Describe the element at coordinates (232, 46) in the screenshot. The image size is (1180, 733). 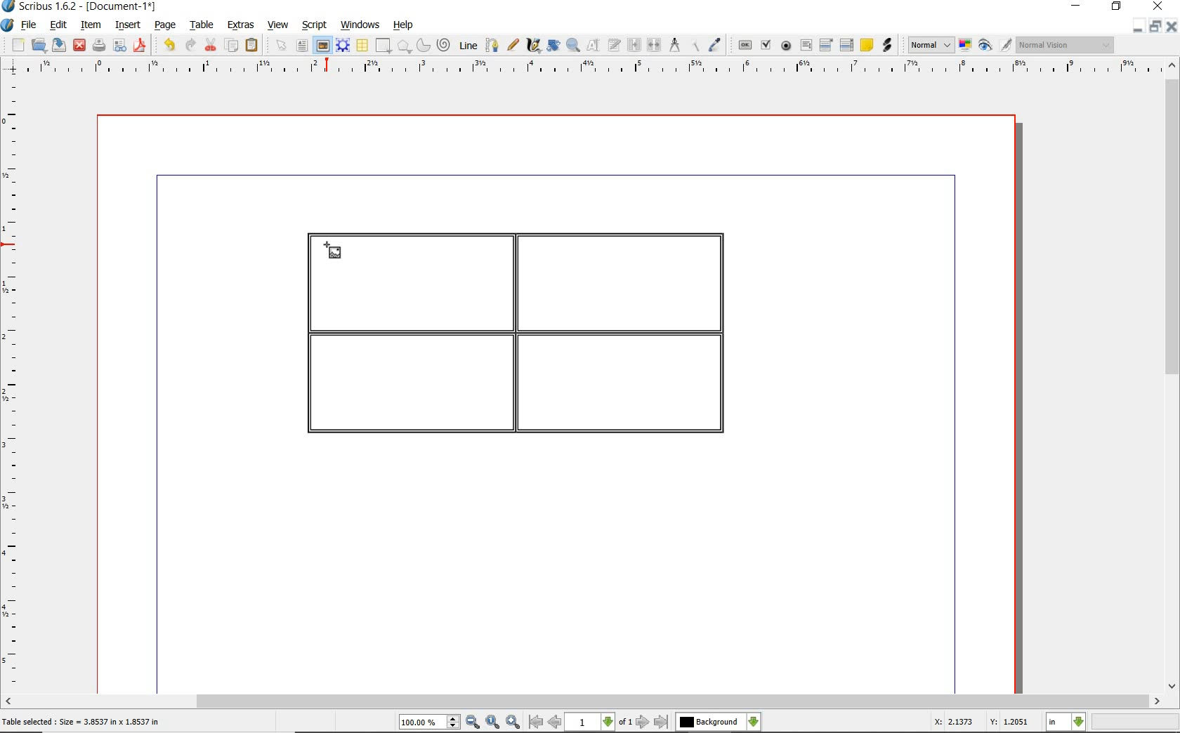
I see `copy` at that location.